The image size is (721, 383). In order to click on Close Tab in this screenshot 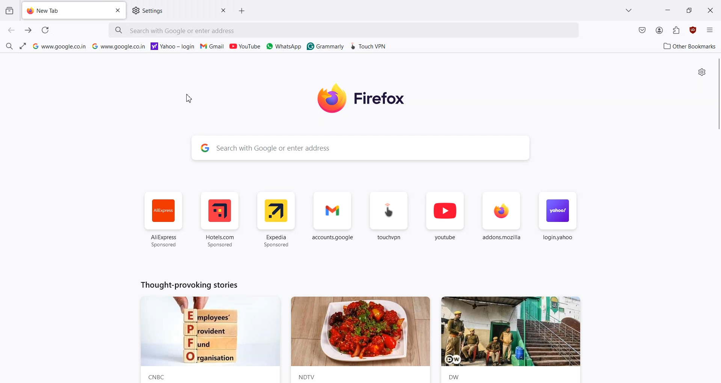, I will do `click(119, 11)`.